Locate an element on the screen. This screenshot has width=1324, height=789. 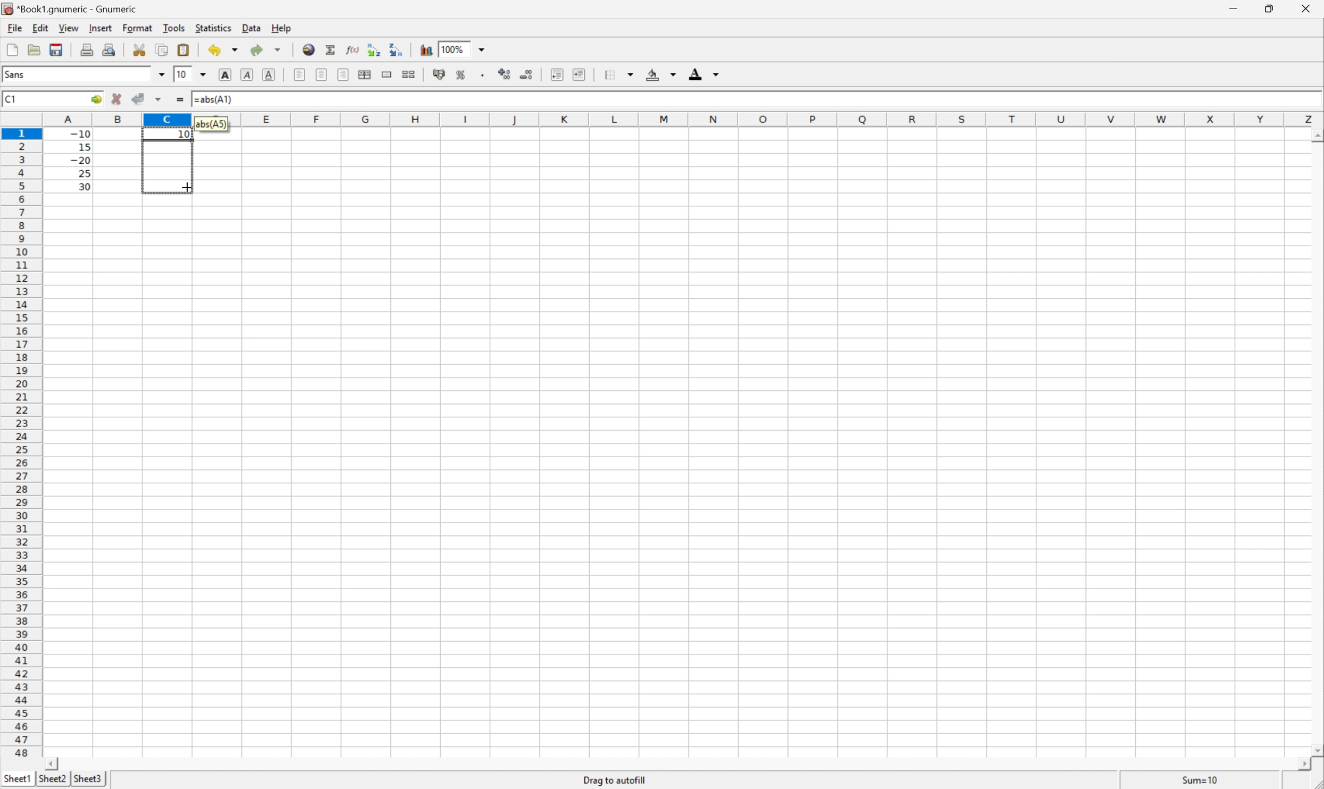
Merge a range of cells is located at coordinates (388, 74).